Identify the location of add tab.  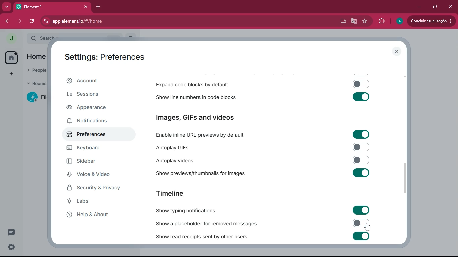
(98, 7).